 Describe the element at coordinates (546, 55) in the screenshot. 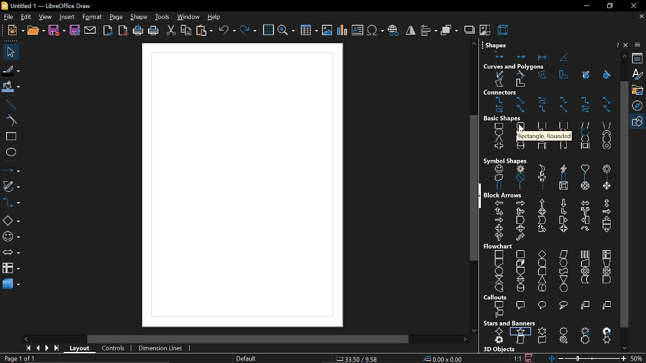

I see `shapes` at that location.